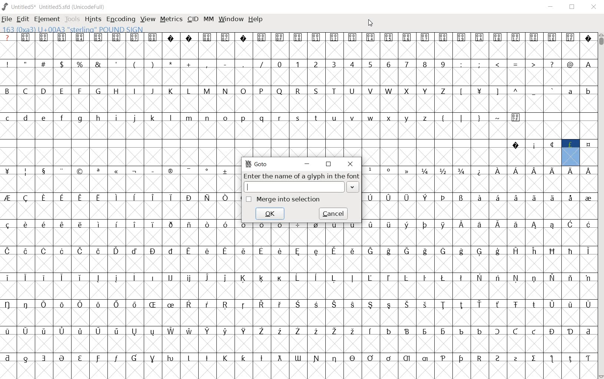  I want to click on restore down, so click(330, 164).